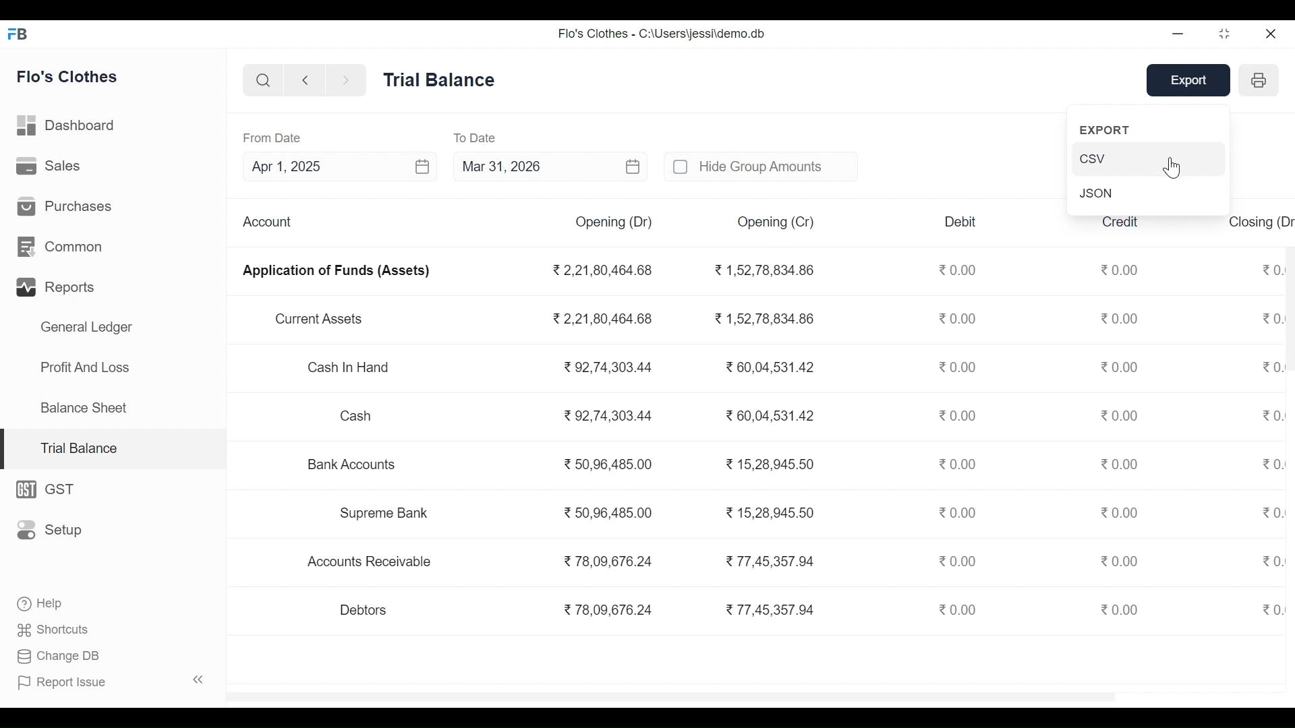 The width and height of the screenshot is (1295, 728). Describe the element at coordinates (478, 137) in the screenshot. I see `To Date` at that location.